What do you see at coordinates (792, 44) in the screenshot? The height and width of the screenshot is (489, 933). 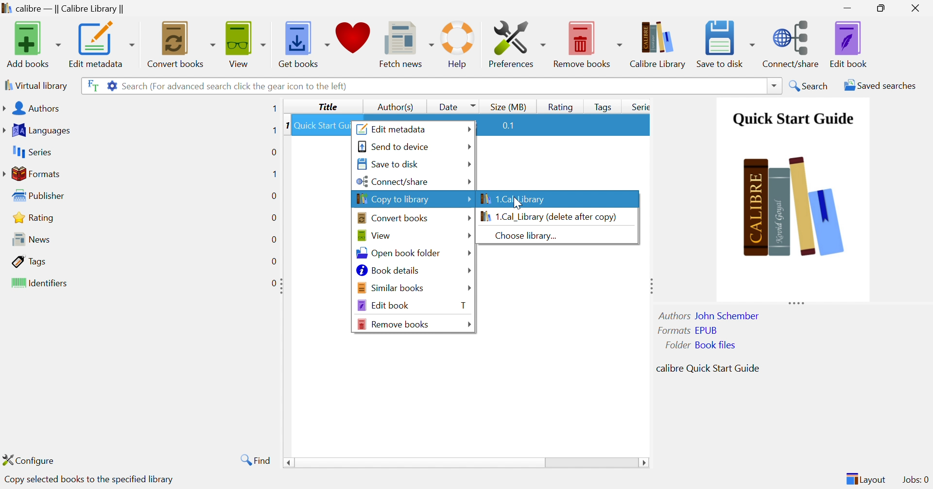 I see `Connect/share` at bounding box center [792, 44].